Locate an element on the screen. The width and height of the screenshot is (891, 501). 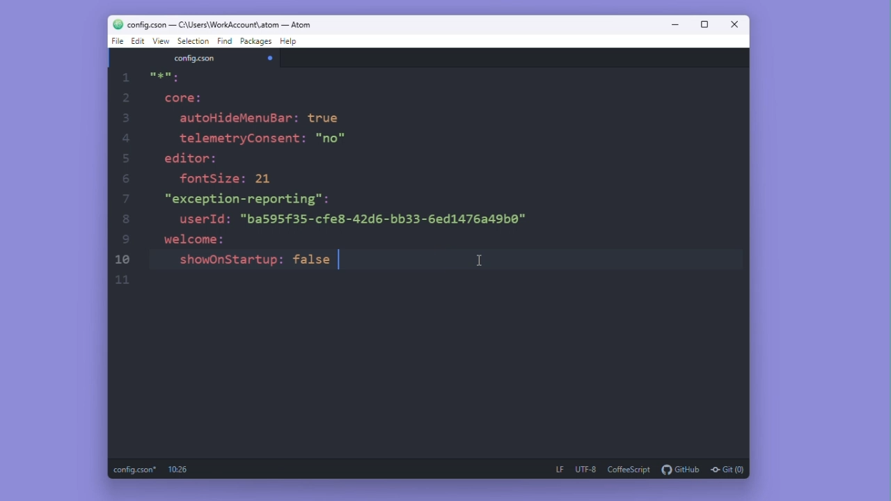
logo is located at coordinates (111, 24).